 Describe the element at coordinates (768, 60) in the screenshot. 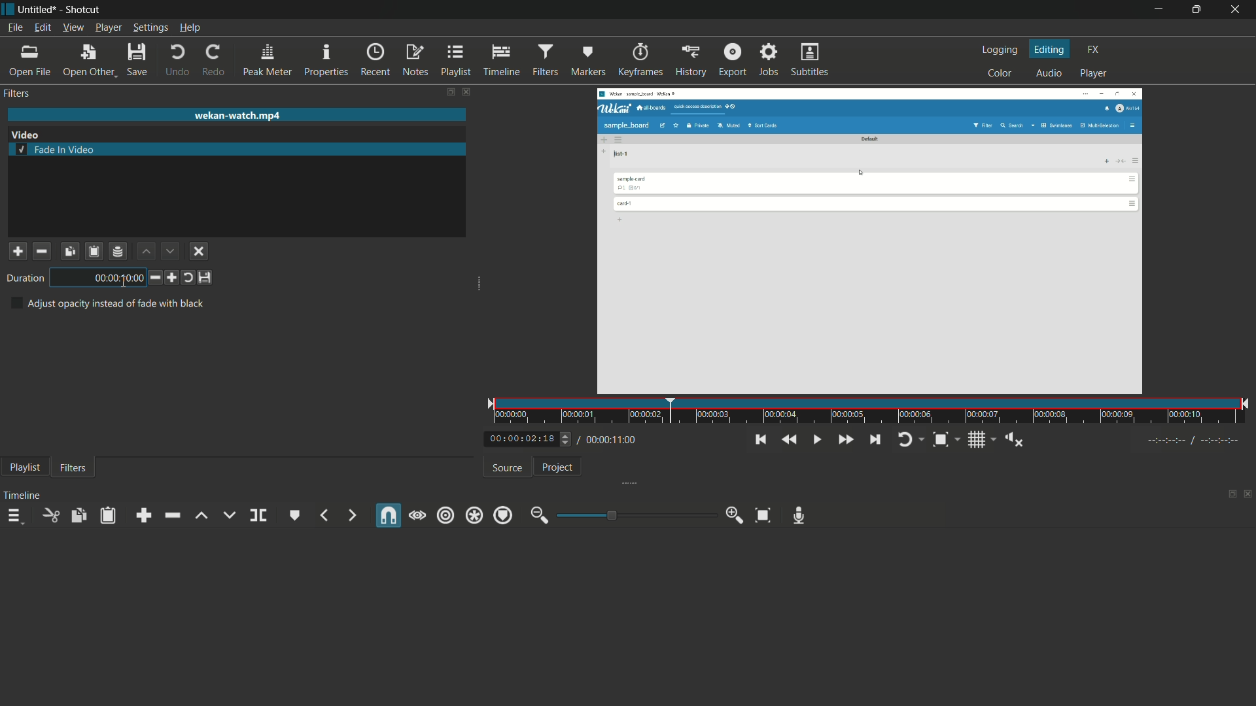

I see `jobs` at that location.